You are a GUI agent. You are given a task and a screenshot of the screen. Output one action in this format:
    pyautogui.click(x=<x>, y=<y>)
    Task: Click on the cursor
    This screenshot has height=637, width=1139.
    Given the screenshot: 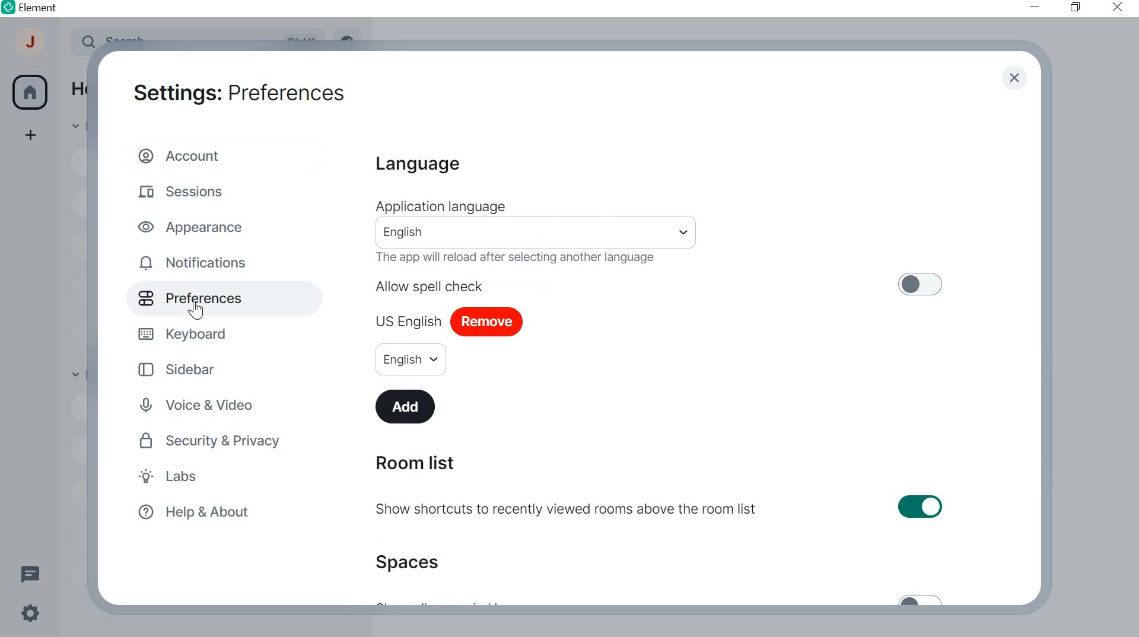 What is the action you would take?
    pyautogui.click(x=195, y=310)
    